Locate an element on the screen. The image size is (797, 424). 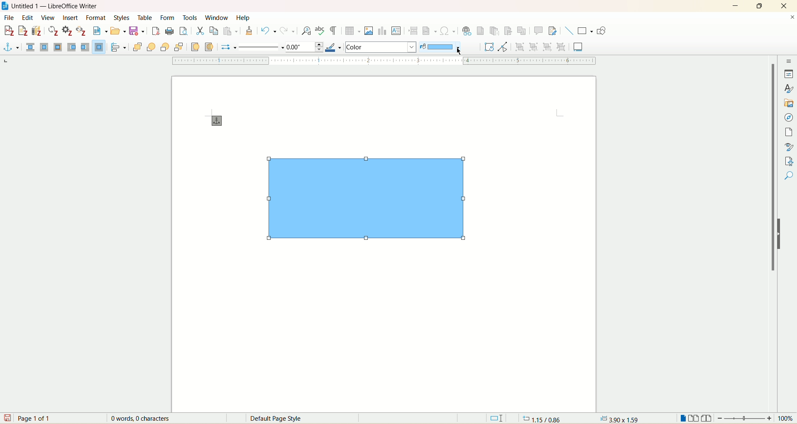
book view is located at coordinates (708, 419).